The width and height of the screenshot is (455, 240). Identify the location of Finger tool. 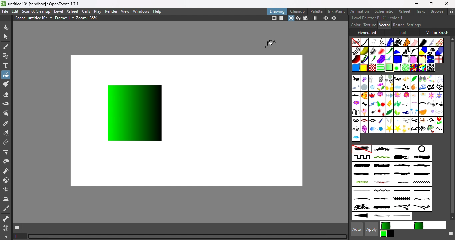
(7, 114).